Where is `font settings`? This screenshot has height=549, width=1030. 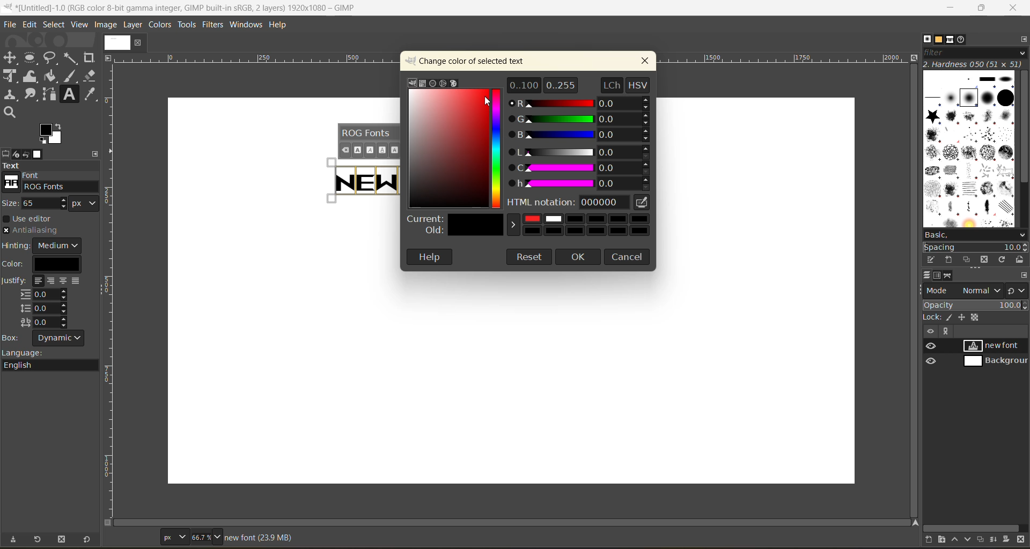 font settings is located at coordinates (369, 141).